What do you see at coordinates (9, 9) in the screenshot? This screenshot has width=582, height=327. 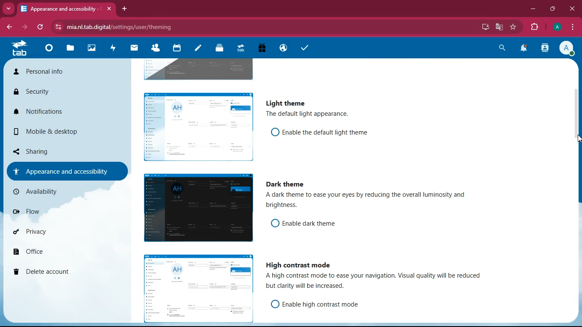 I see `more` at bounding box center [9, 9].